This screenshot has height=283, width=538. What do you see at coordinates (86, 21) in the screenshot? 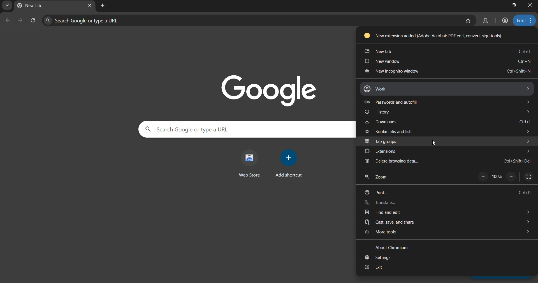
I see `Search Google or type a URL` at bounding box center [86, 21].